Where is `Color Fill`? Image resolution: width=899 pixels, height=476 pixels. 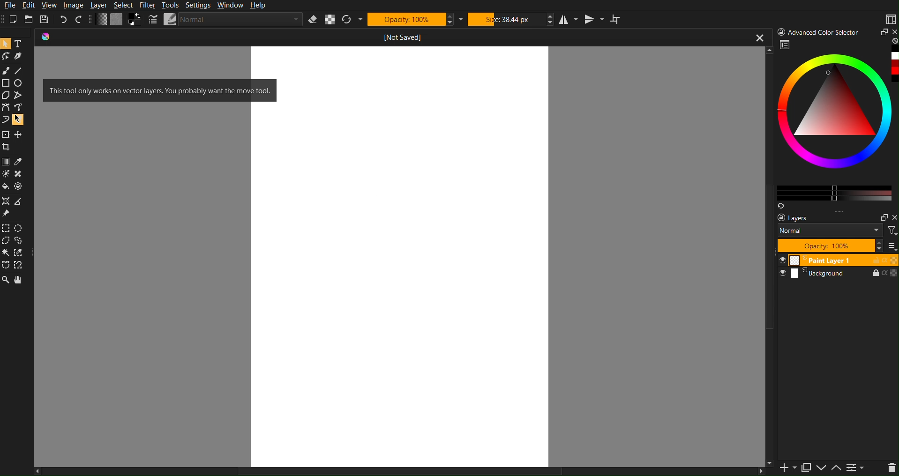
Color Fill is located at coordinates (7, 188).